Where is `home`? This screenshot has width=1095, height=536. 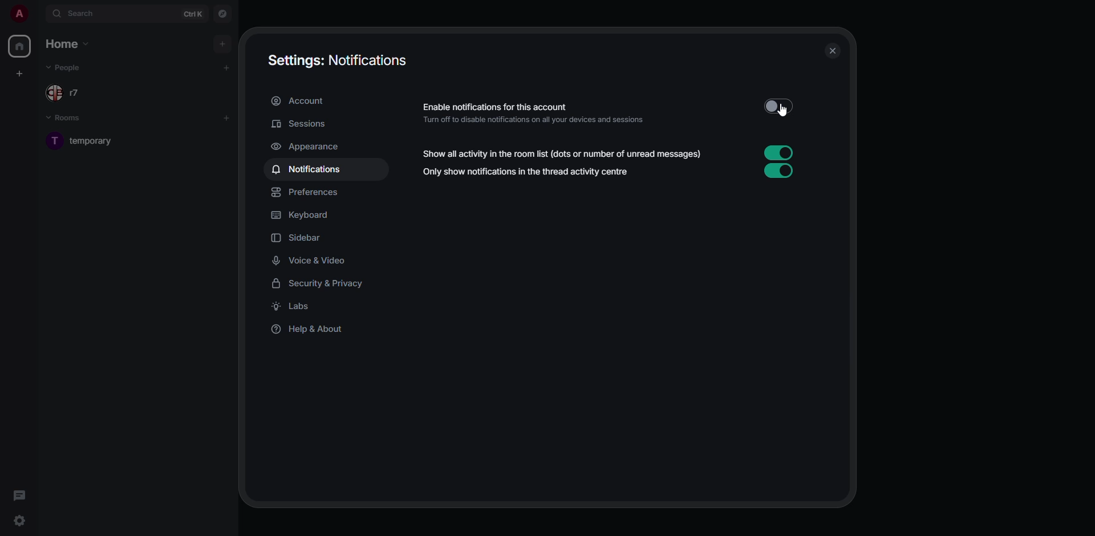
home is located at coordinates (22, 47).